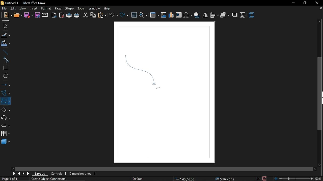  I want to click on line, so click(5, 52).